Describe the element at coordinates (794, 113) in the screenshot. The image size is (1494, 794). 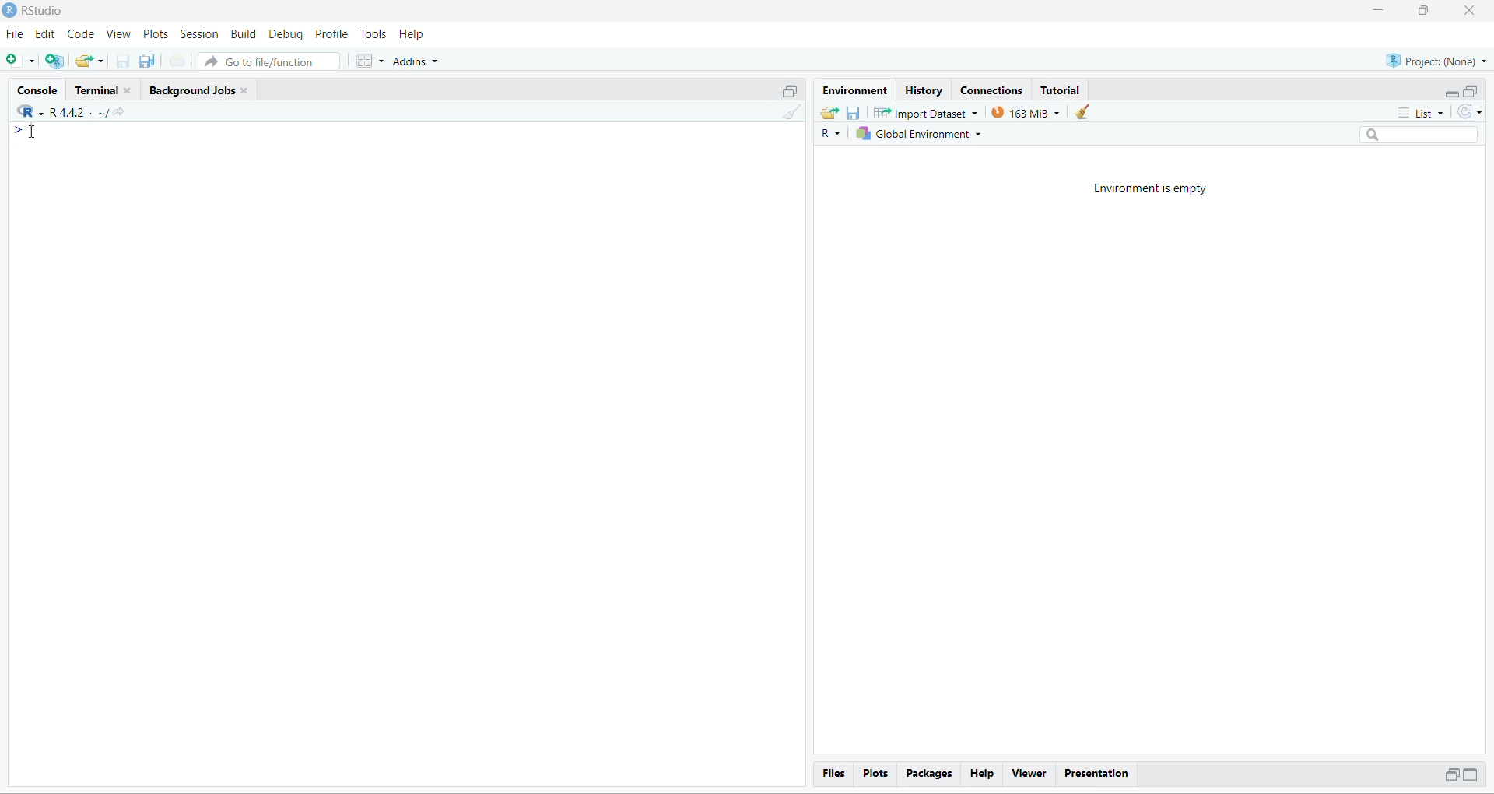
I see `clear console` at that location.